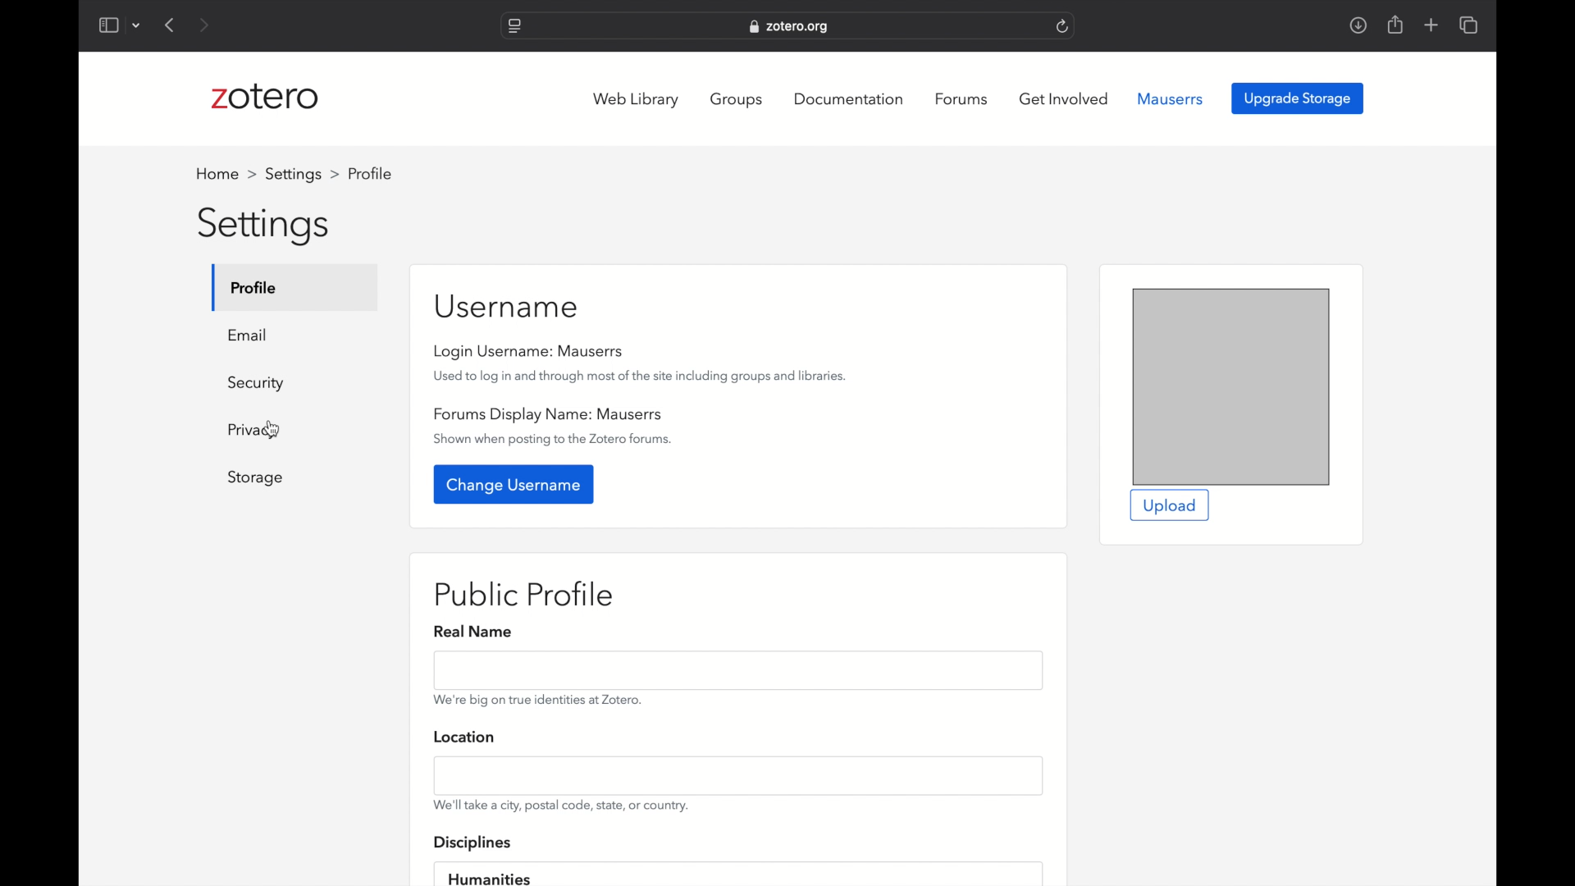  What do you see at coordinates (555, 440) in the screenshot?
I see `shown when posting to the zotero forums` at bounding box center [555, 440].